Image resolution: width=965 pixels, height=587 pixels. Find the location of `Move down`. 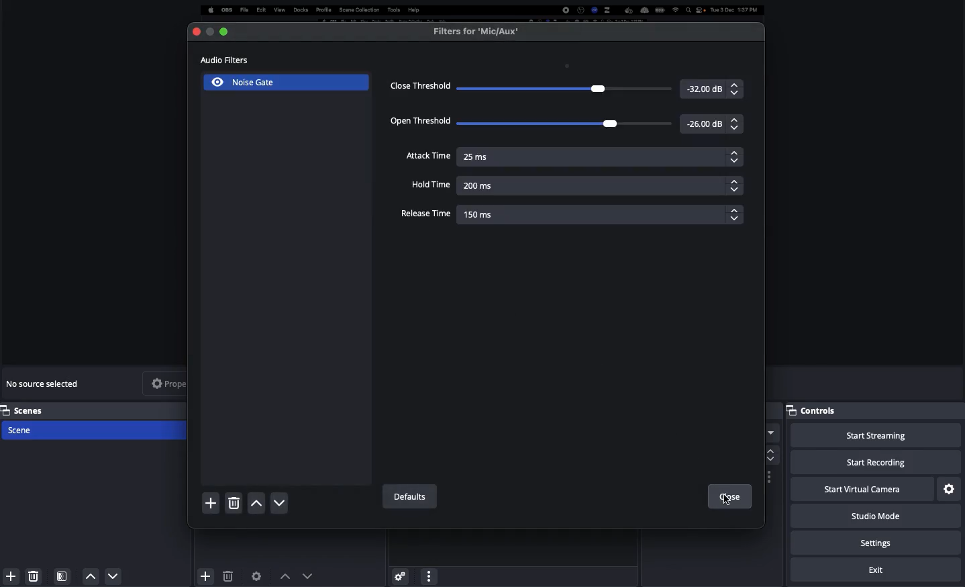

Move down is located at coordinates (308, 576).